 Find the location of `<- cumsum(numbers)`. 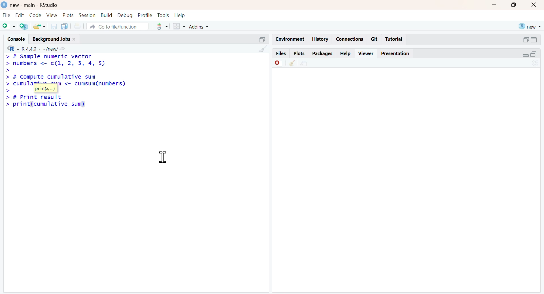

<- cumsum(numbers) is located at coordinates (95, 84).